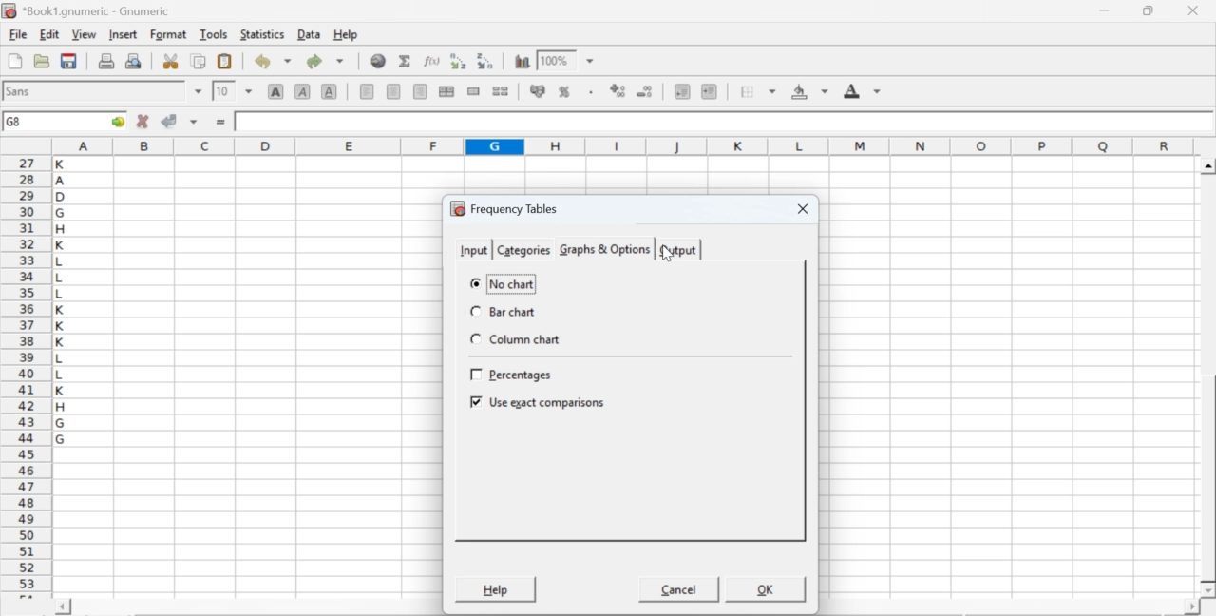 Image resolution: width=1216 pixels, height=616 pixels. What do you see at coordinates (1191, 10) in the screenshot?
I see `close` at bounding box center [1191, 10].